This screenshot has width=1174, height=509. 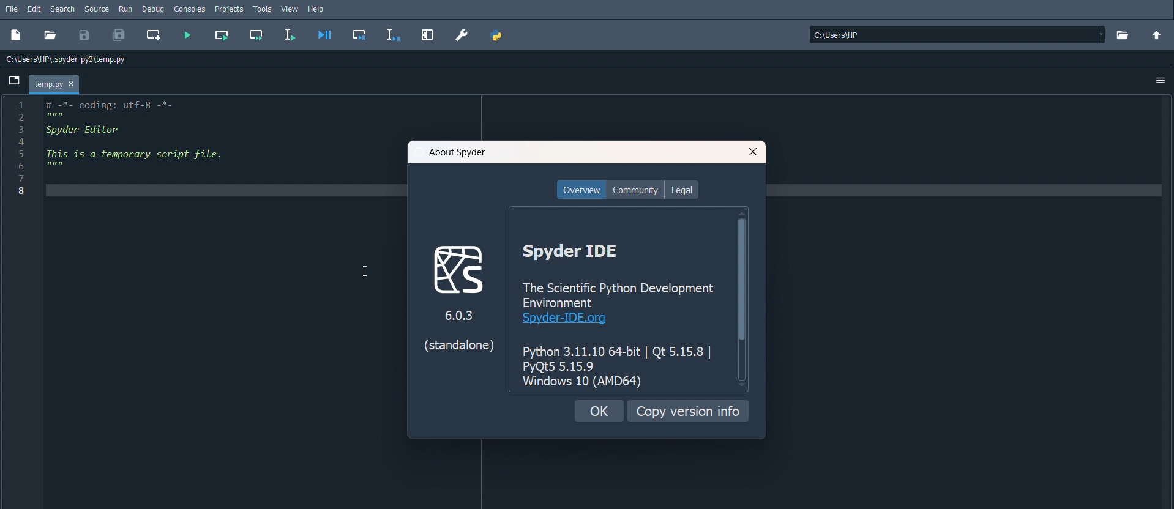 What do you see at coordinates (325, 34) in the screenshot?
I see `Debug file` at bounding box center [325, 34].